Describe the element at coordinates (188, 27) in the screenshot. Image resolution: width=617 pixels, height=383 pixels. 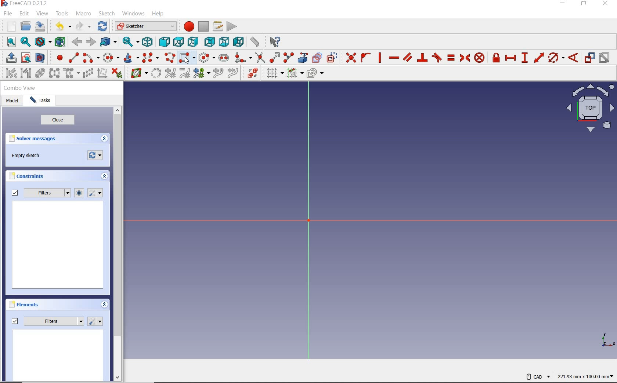
I see `macro recording` at that location.